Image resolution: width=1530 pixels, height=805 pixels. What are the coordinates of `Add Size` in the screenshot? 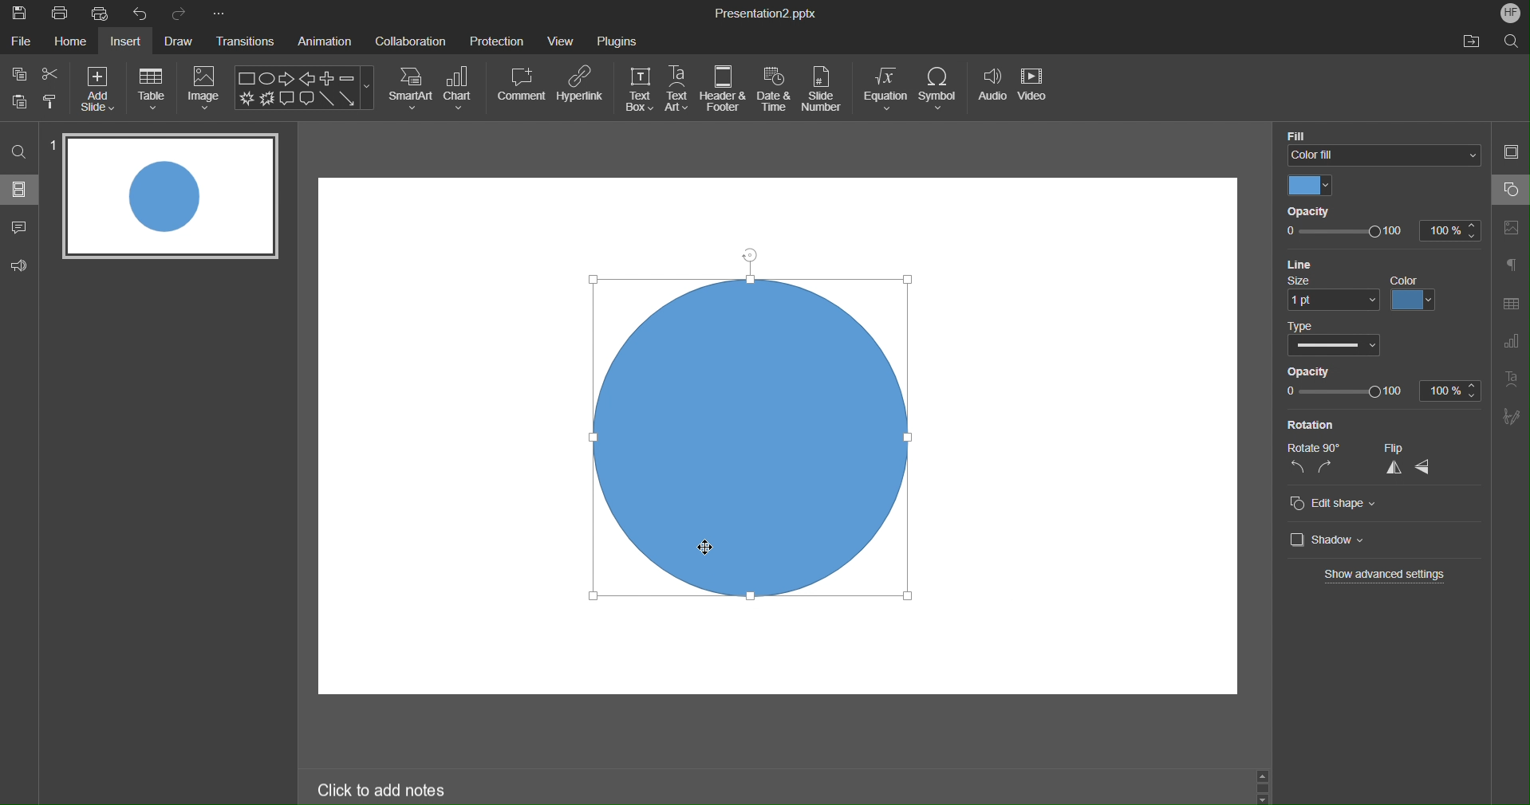 It's located at (97, 88).